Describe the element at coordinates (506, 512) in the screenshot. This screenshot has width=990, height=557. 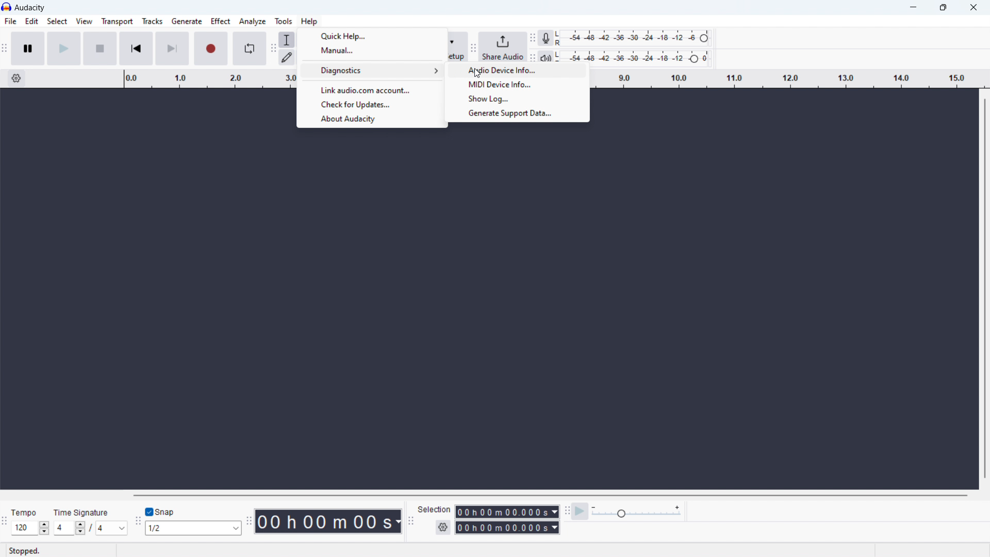
I see `selection start` at that location.